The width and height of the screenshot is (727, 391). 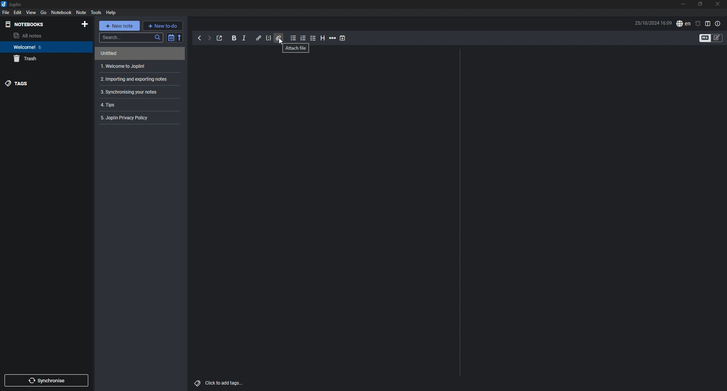 What do you see at coordinates (46, 380) in the screenshot?
I see `synchronise` at bounding box center [46, 380].